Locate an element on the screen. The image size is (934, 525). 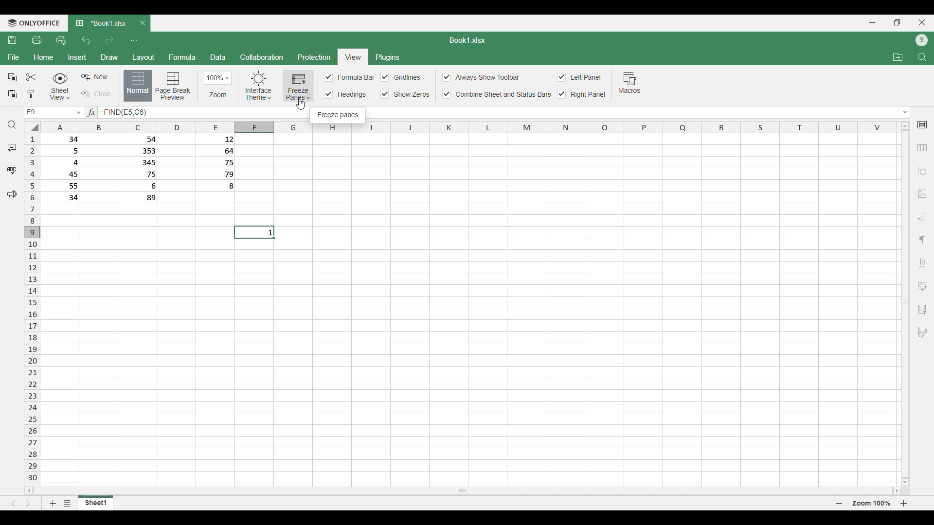
Paragraph settings is located at coordinates (922, 240).